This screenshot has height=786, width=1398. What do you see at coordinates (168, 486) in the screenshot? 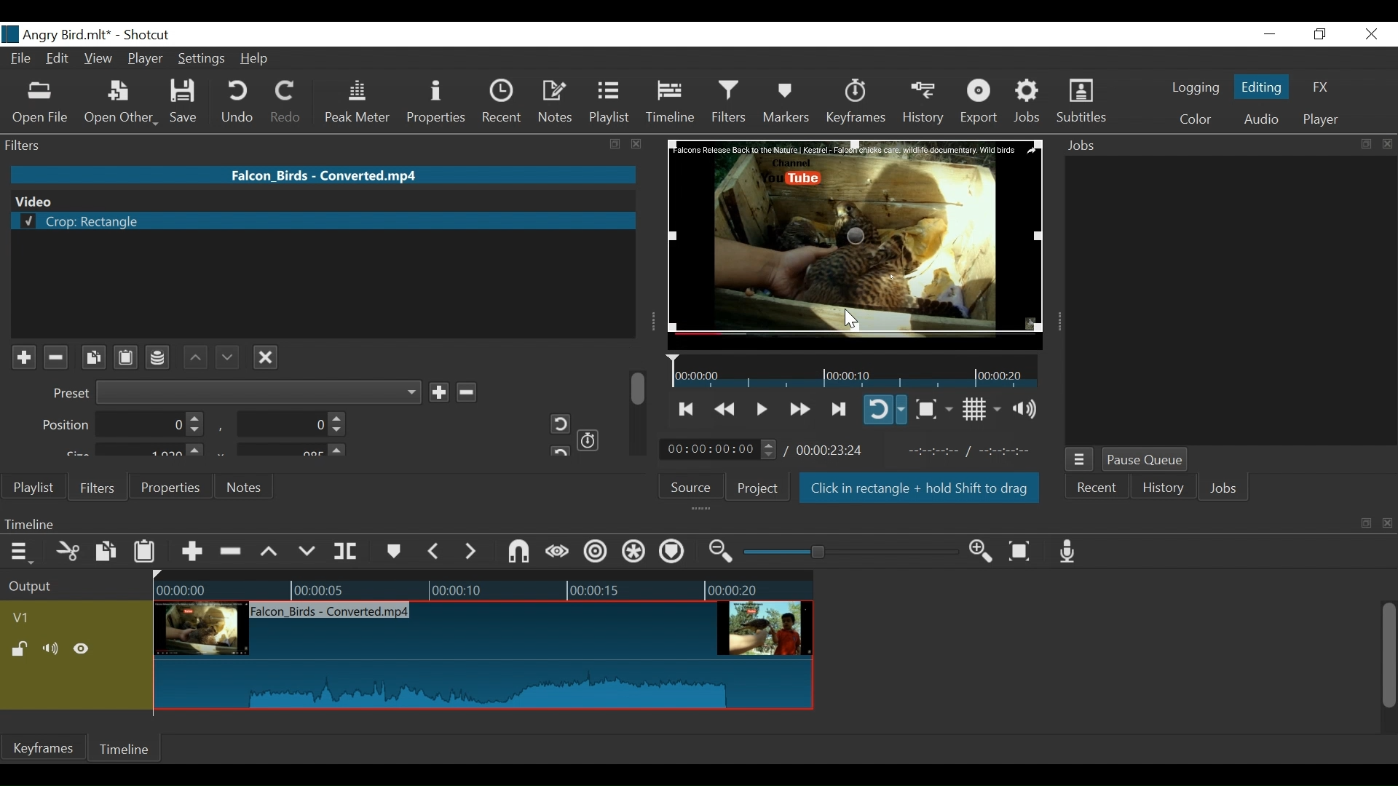
I see `Properties` at bounding box center [168, 486].